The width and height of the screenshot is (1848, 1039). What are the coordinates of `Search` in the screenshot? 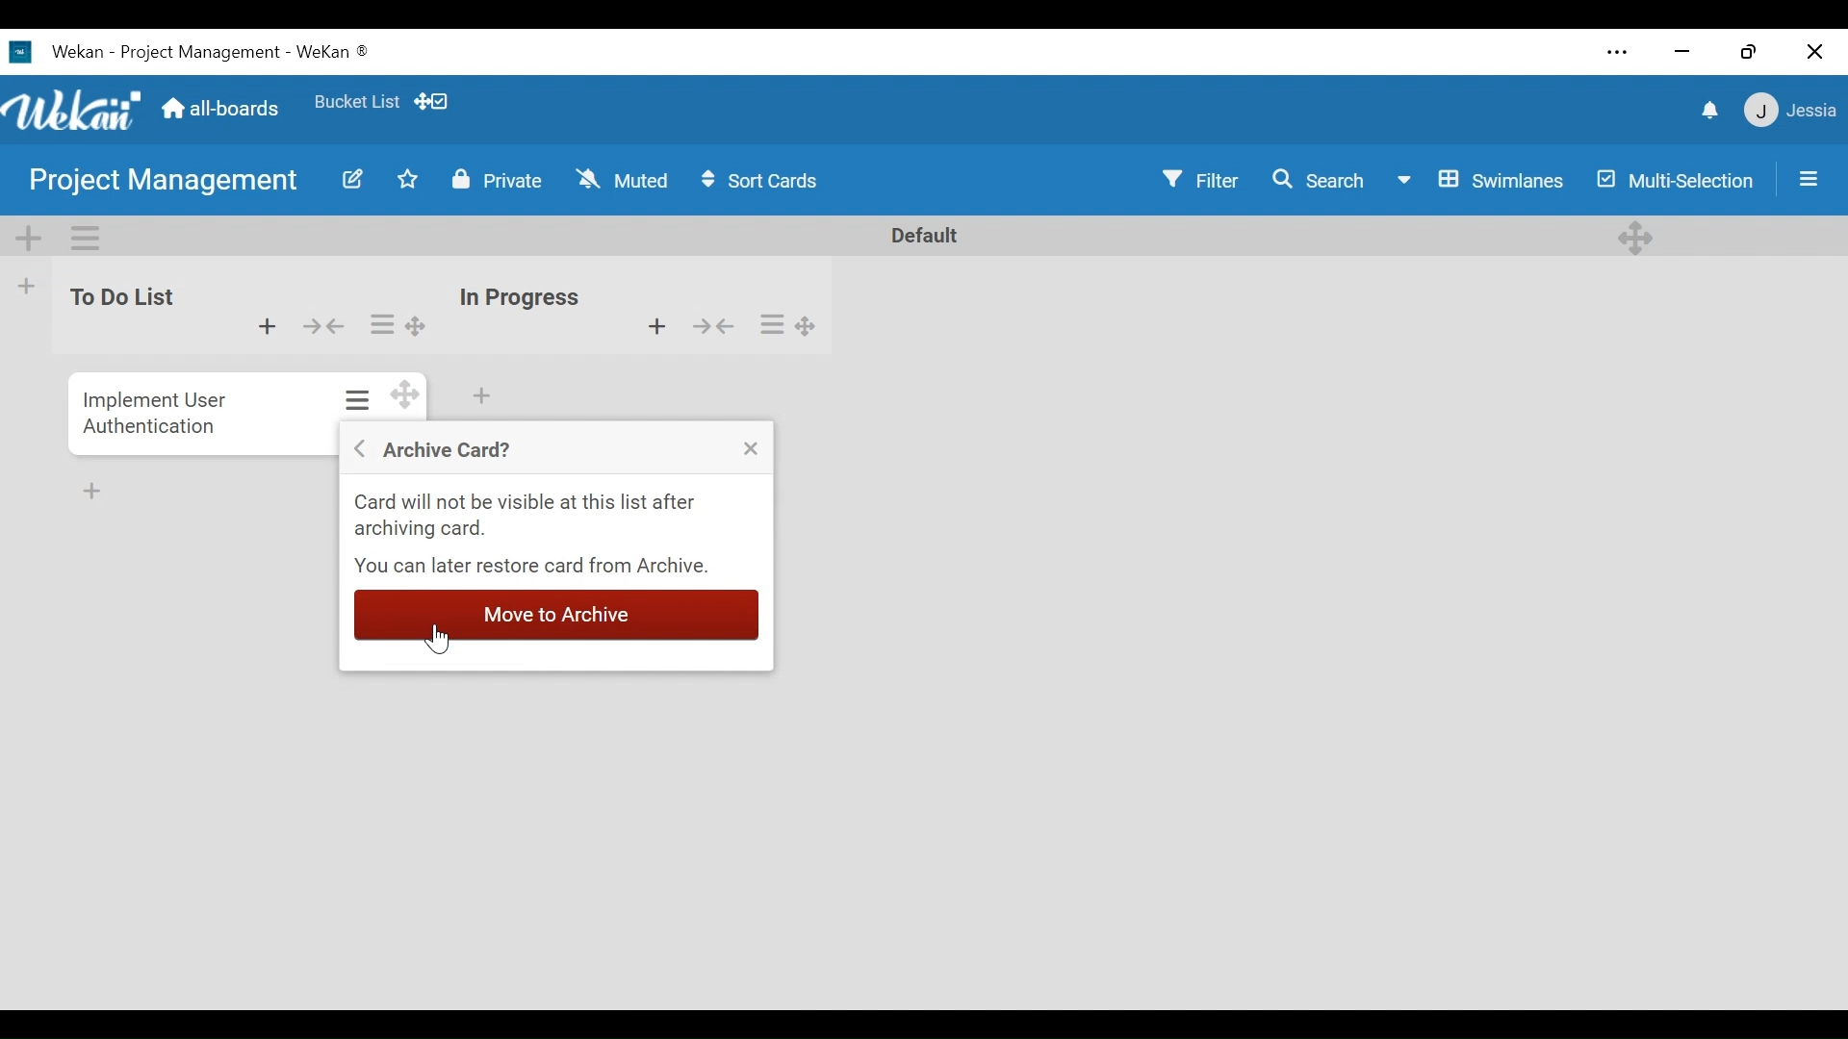 It's located at (1325, 180).